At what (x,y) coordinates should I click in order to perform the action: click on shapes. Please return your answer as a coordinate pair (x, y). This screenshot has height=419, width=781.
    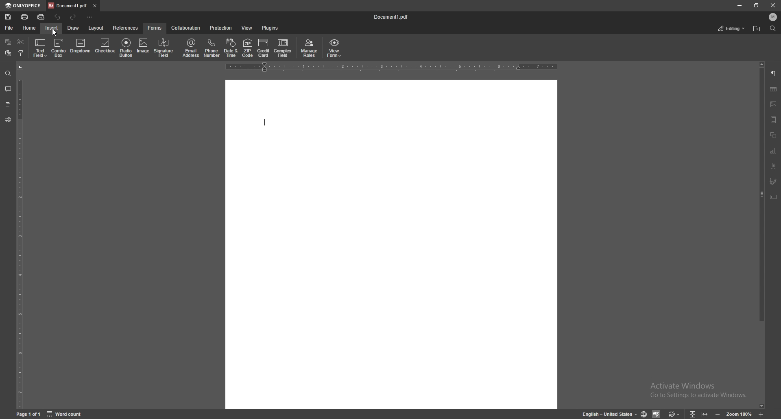
    Looking at the image, I should click on (773, 135).